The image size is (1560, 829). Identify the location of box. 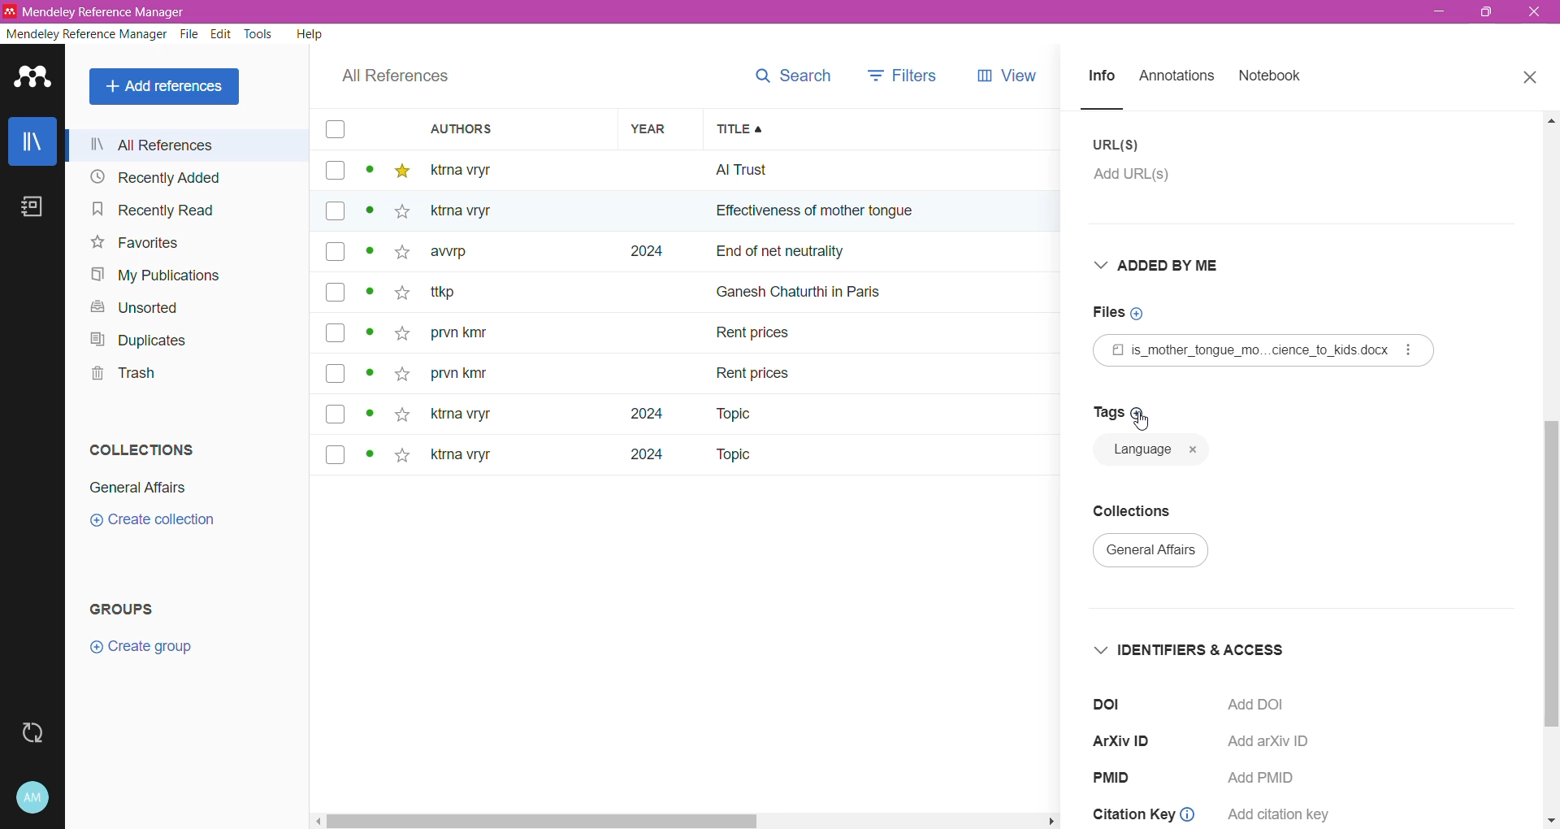
(336, 254).